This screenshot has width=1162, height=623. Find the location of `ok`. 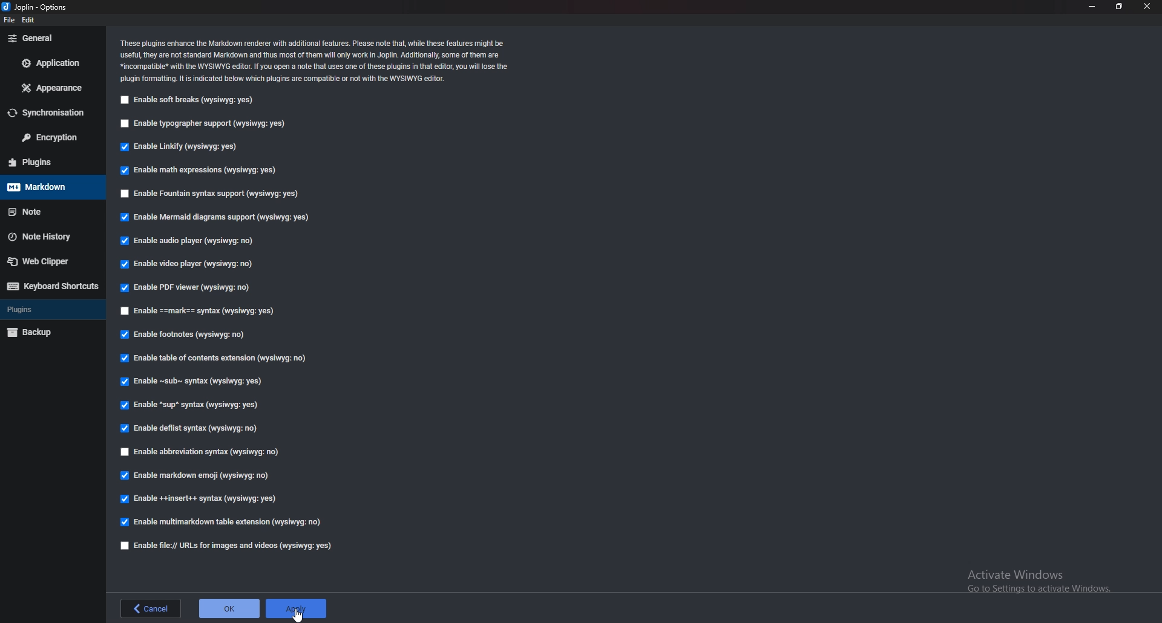

ok is located at coordinates (230, 608).